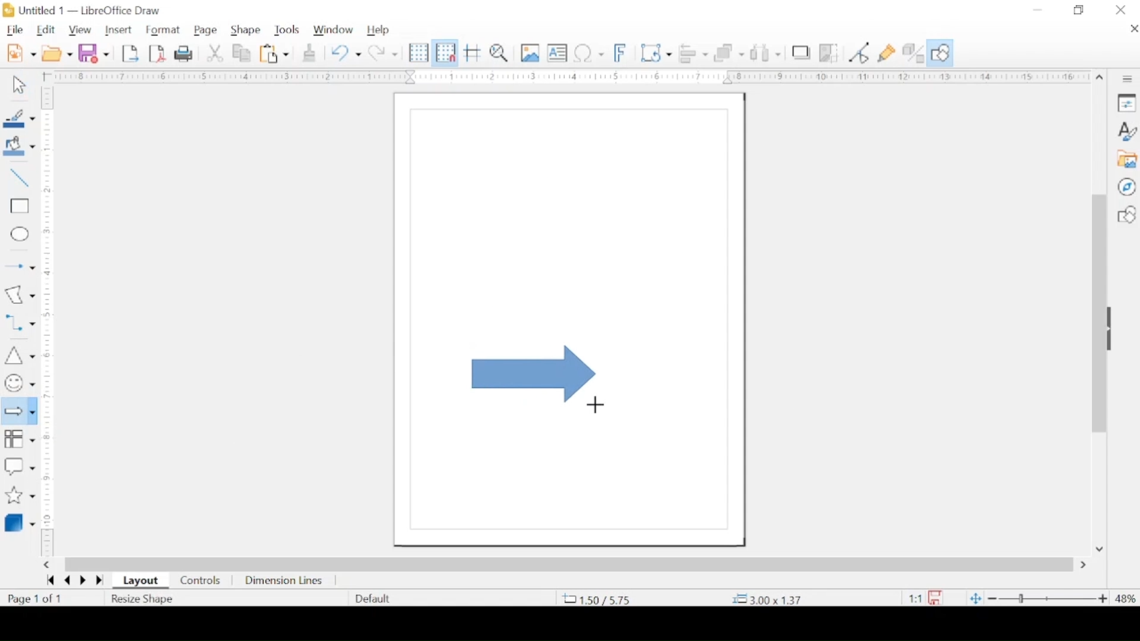 The image size is (1140, 641). What do you see at coordinates (100, 581) in the screenshot?
I see `last` at bounding box center [100, 581].